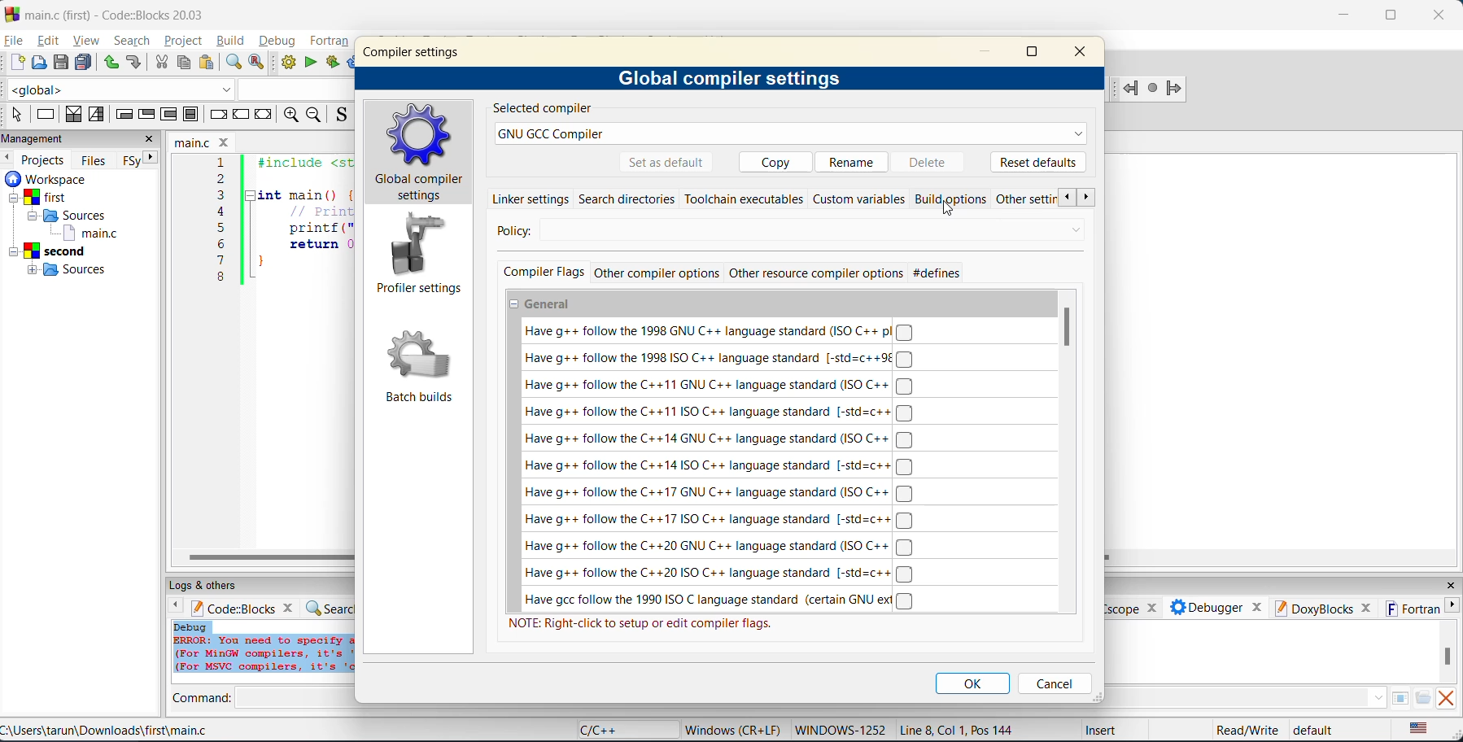 This screenshot has height=742, width=1463. What do you see at coordinates (100, 116) in the screenshot?
I see `selection` at bounding box center [100, 116].